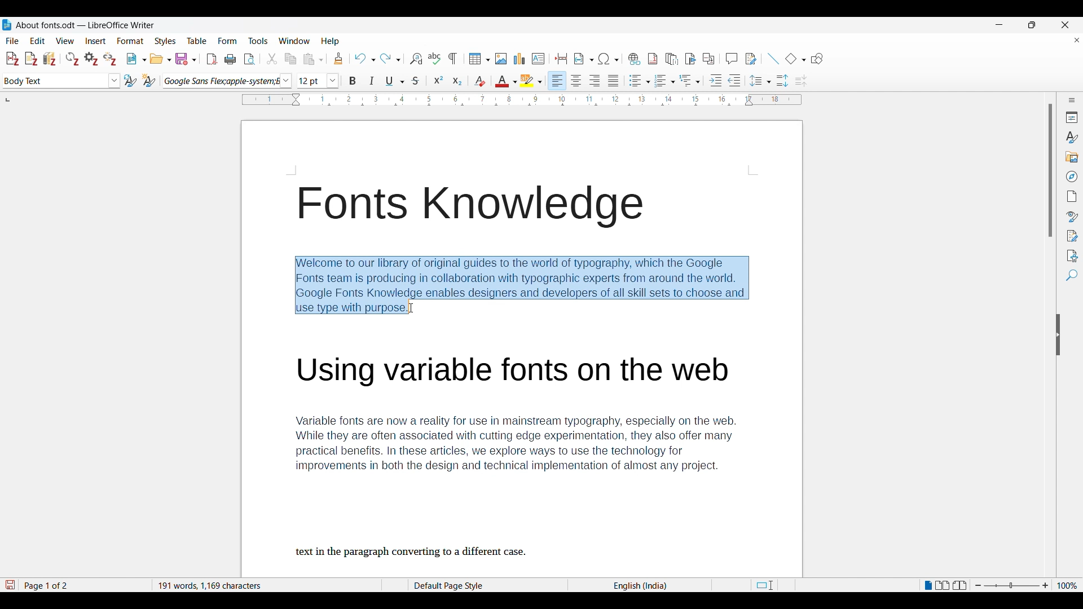 Image resolution: width=1083 pixels, height=609 pixels. Describe the element at coordinates (294, 41) in the screenshot. I see `Window menu` at that location.